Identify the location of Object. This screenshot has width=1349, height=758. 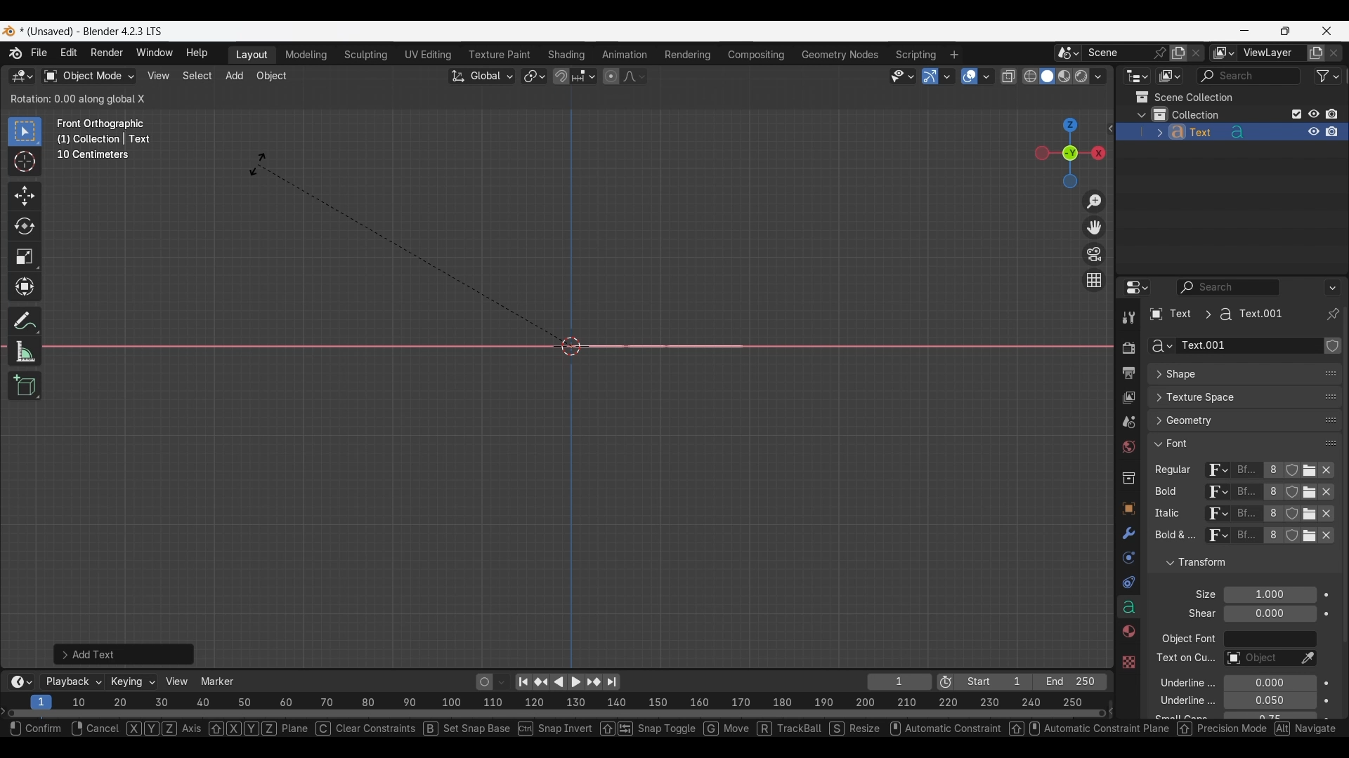
(1128, 509).